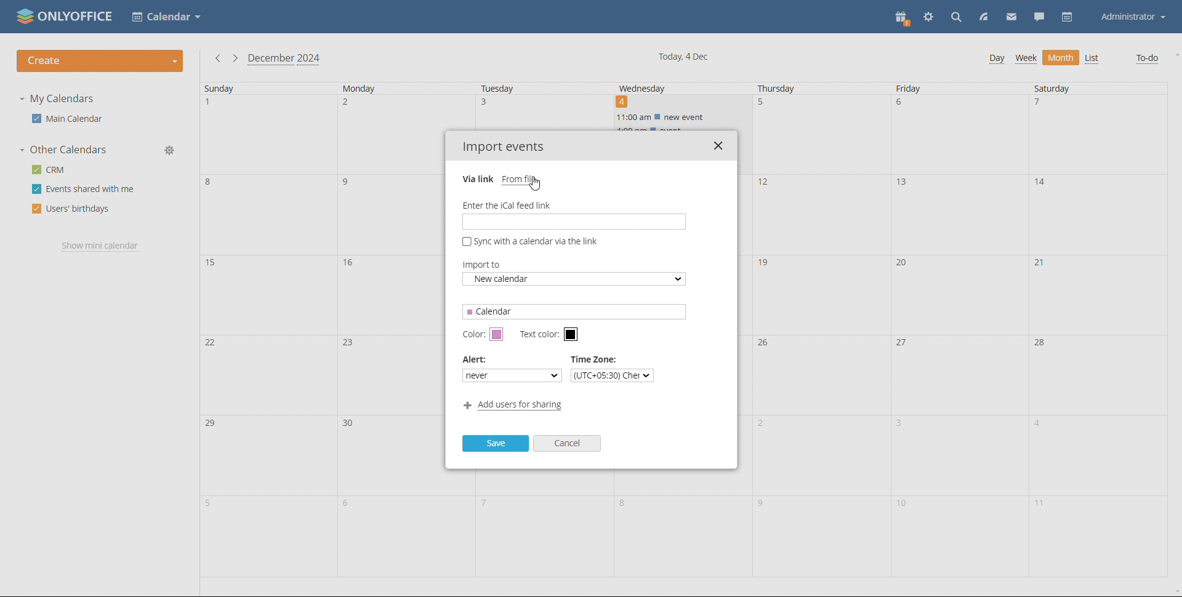 This screenshot has width=1182, height=597. I want to click on sync with a calendar via the link, so click(530, 241).